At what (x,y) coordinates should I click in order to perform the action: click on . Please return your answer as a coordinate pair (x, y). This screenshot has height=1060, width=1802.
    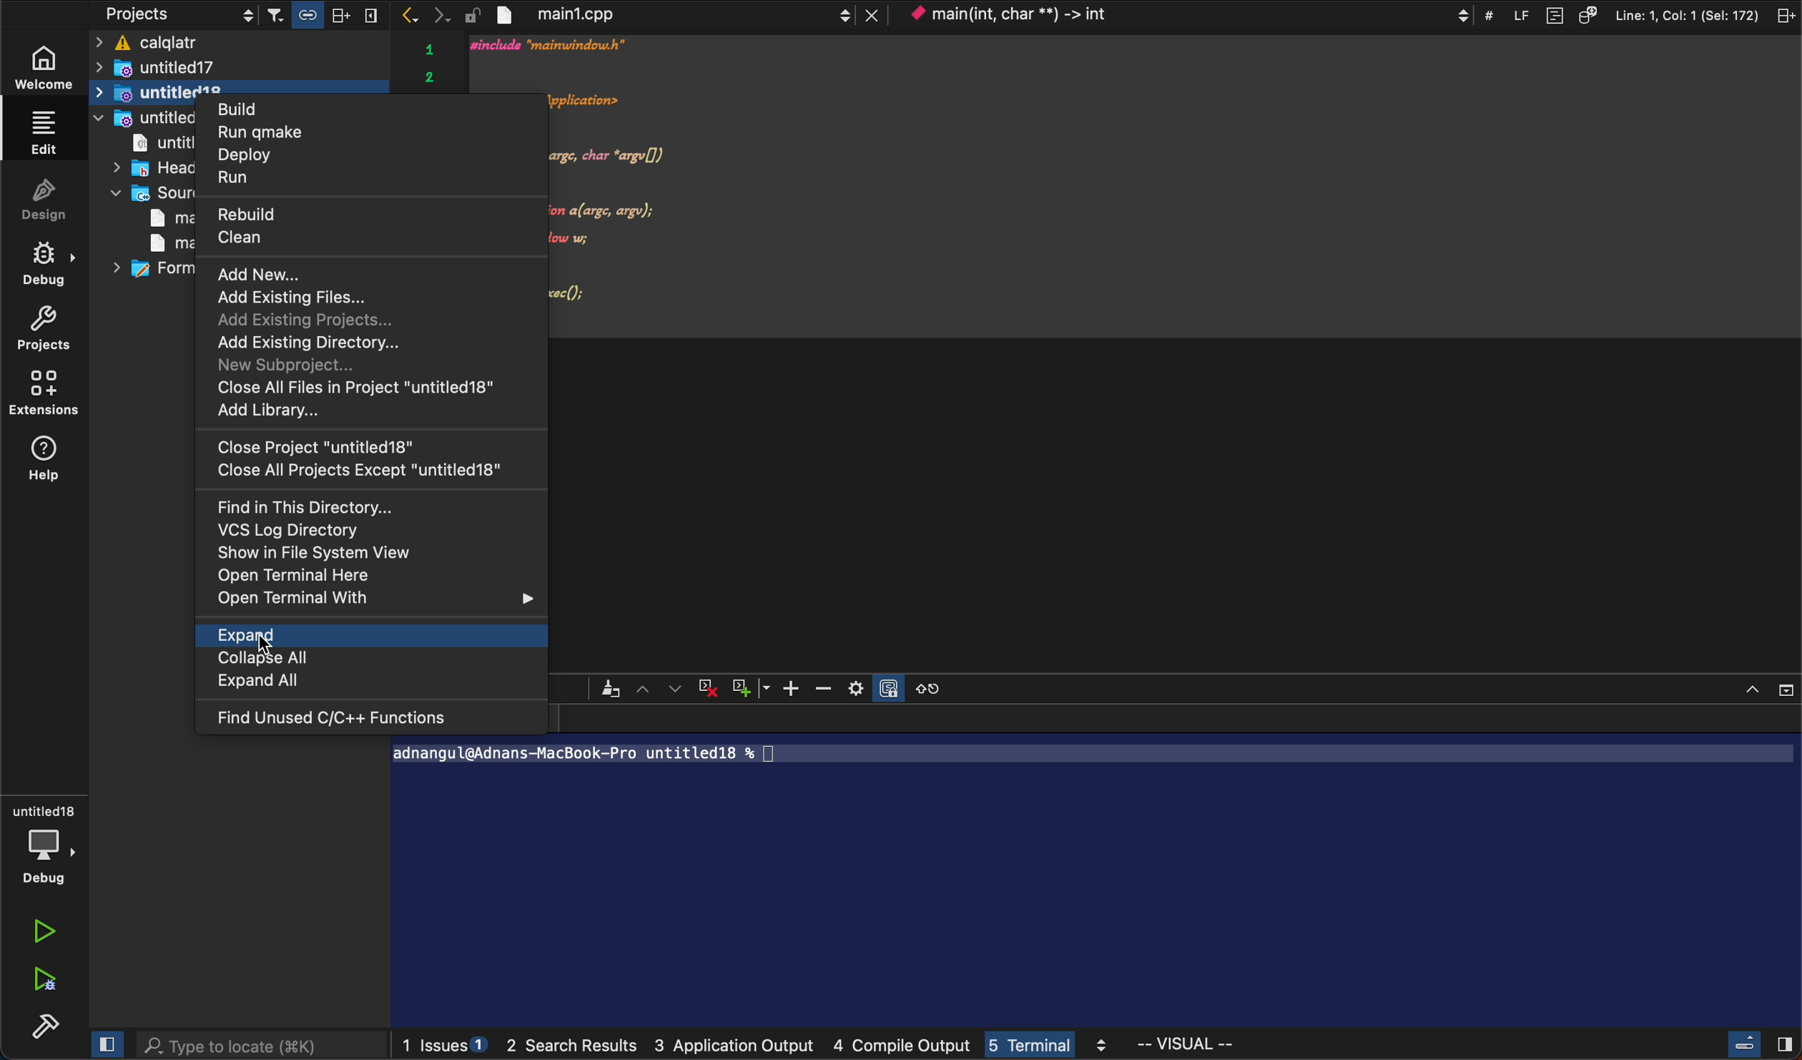
    Looking at the image, I should click on (615, 689).